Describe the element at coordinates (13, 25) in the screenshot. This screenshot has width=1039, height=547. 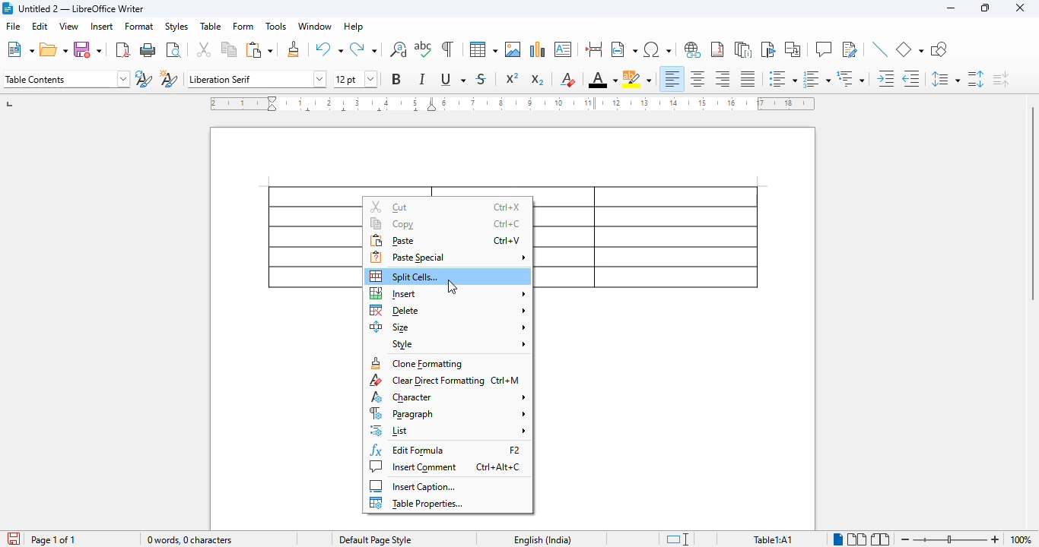
I see `file` at that location.